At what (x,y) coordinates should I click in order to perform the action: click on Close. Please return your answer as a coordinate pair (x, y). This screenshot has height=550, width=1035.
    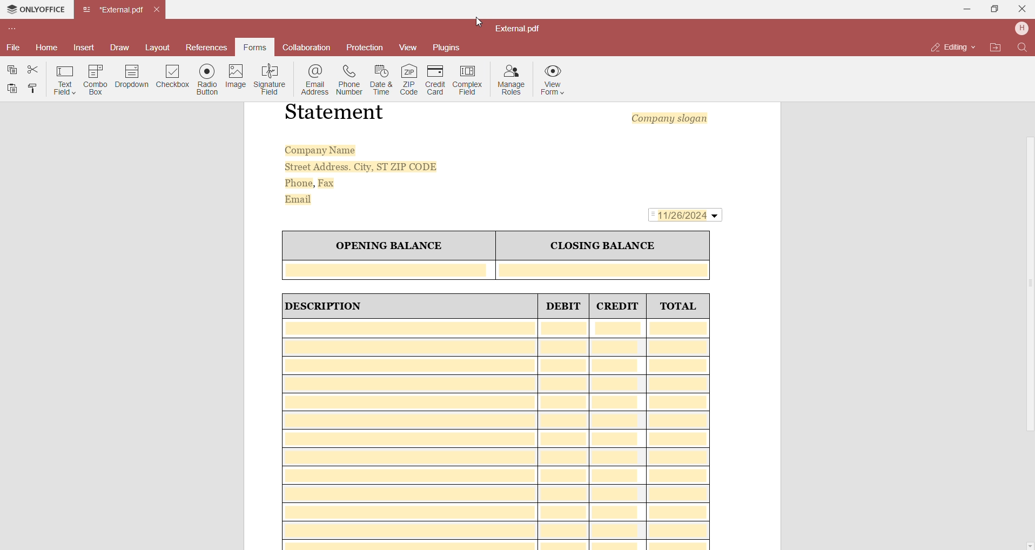
    Looking at the image, I should click on (1020, 9).